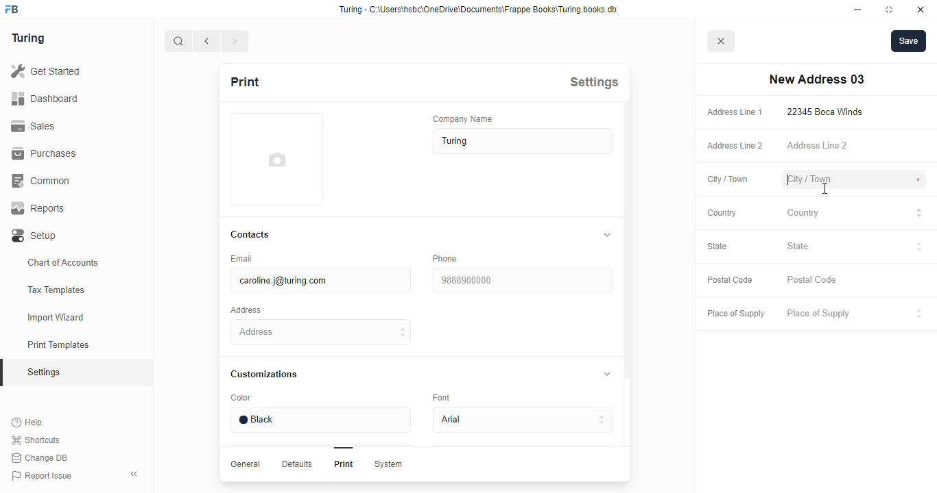  What do you see at coordinates (523, 141) in the screenshot?
I see `turing` at bounding box center [523, 141].